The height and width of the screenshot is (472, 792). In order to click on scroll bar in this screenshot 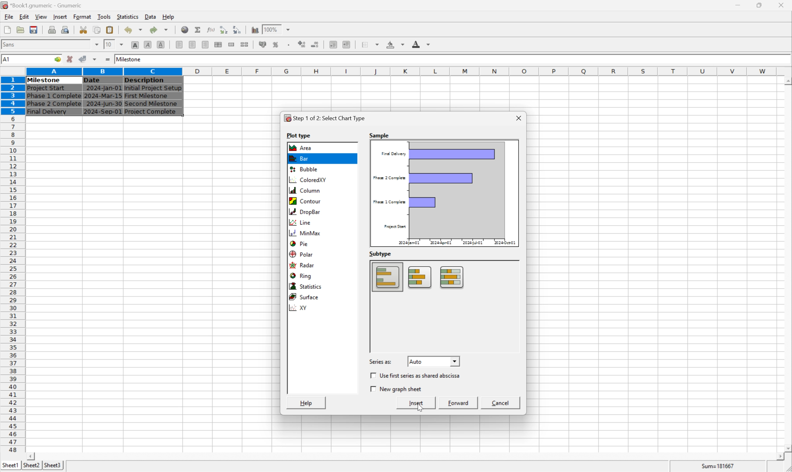, I will do `click(787, 264)`.